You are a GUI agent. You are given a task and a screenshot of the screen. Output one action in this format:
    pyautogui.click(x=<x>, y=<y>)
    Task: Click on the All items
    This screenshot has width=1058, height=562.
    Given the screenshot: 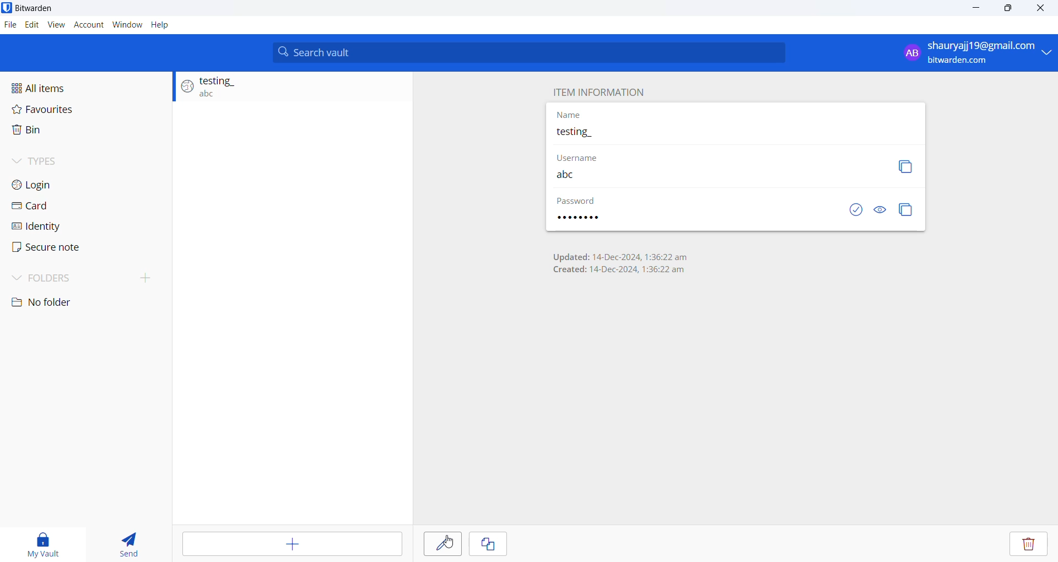 What is the action you would take?
    pyautogui.click(x=85, y=85)
    